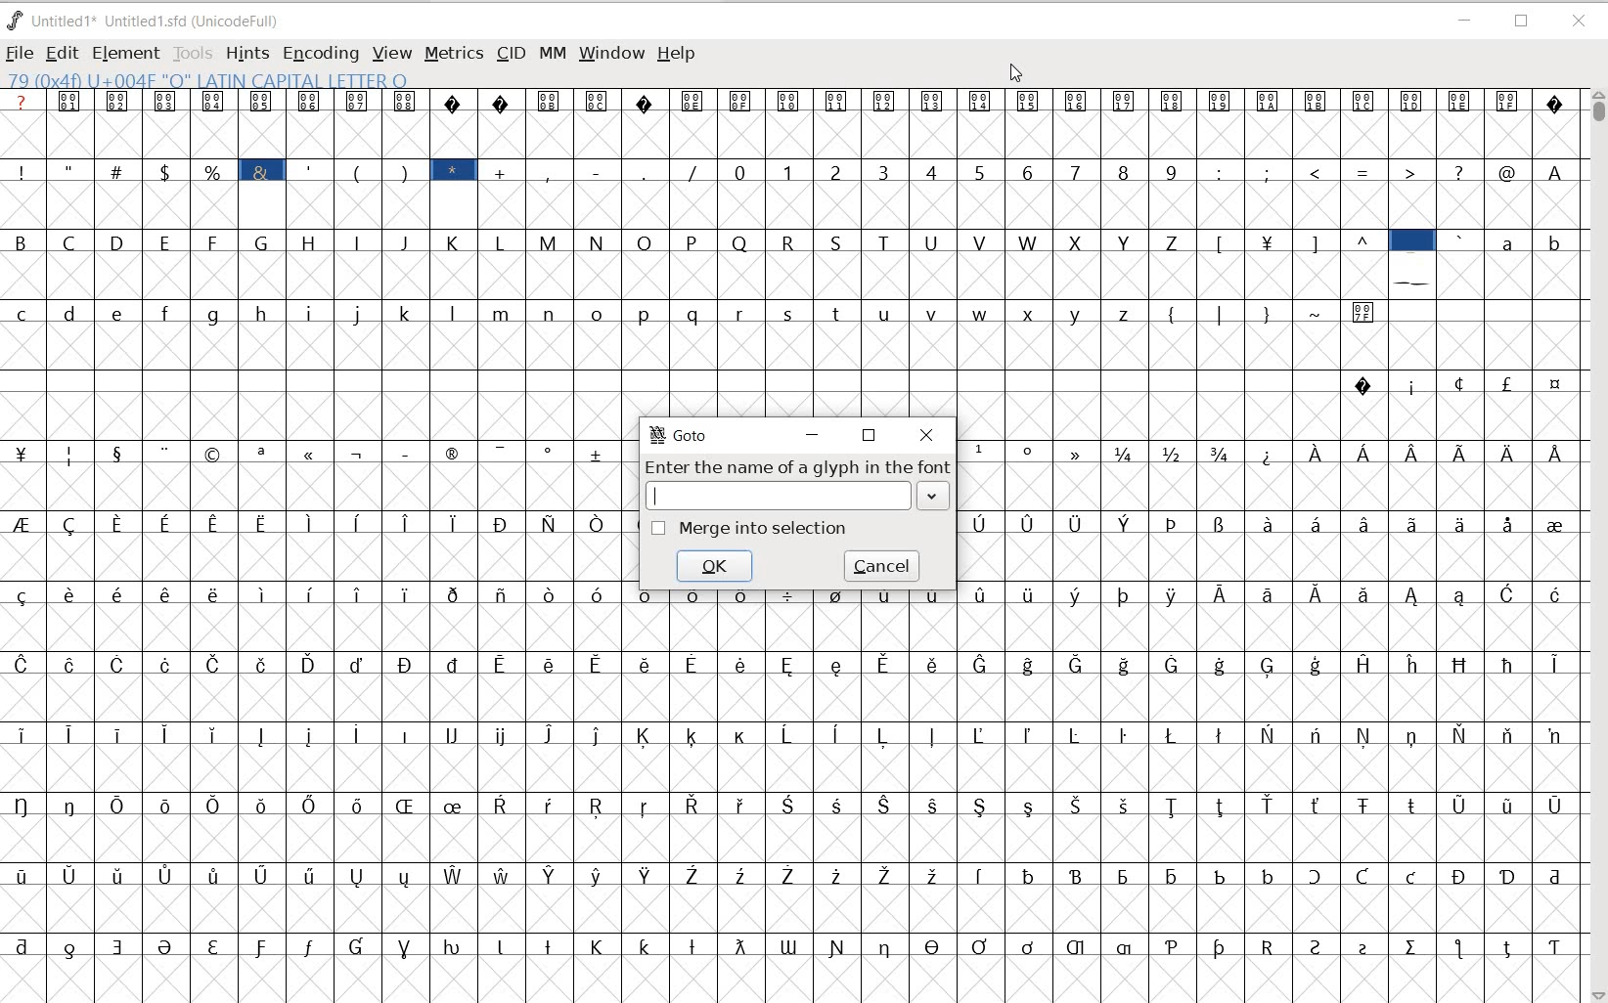  I want to click on ok, so click(715, 566).